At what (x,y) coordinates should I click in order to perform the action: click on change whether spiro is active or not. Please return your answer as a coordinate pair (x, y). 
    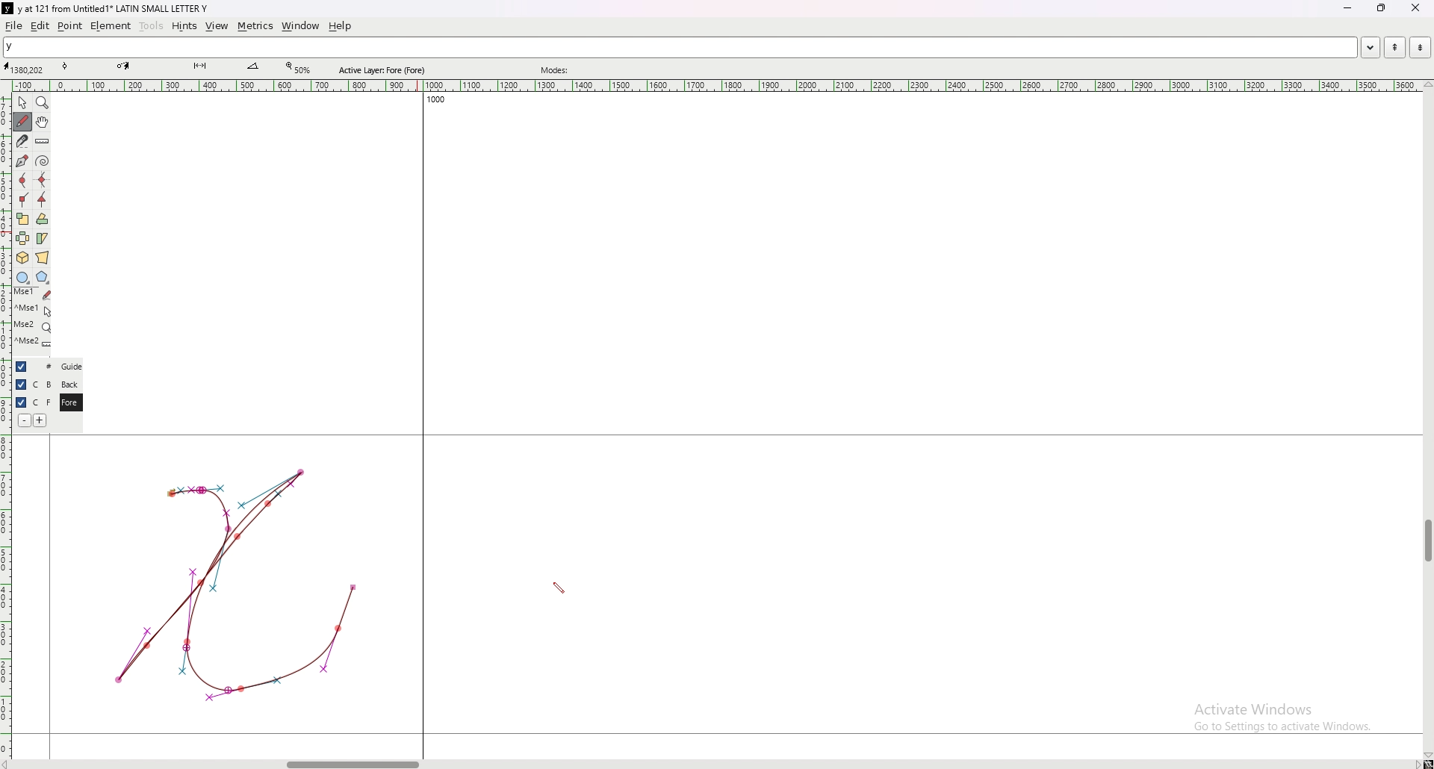
    Looking at the image, I should click on (43, 161).